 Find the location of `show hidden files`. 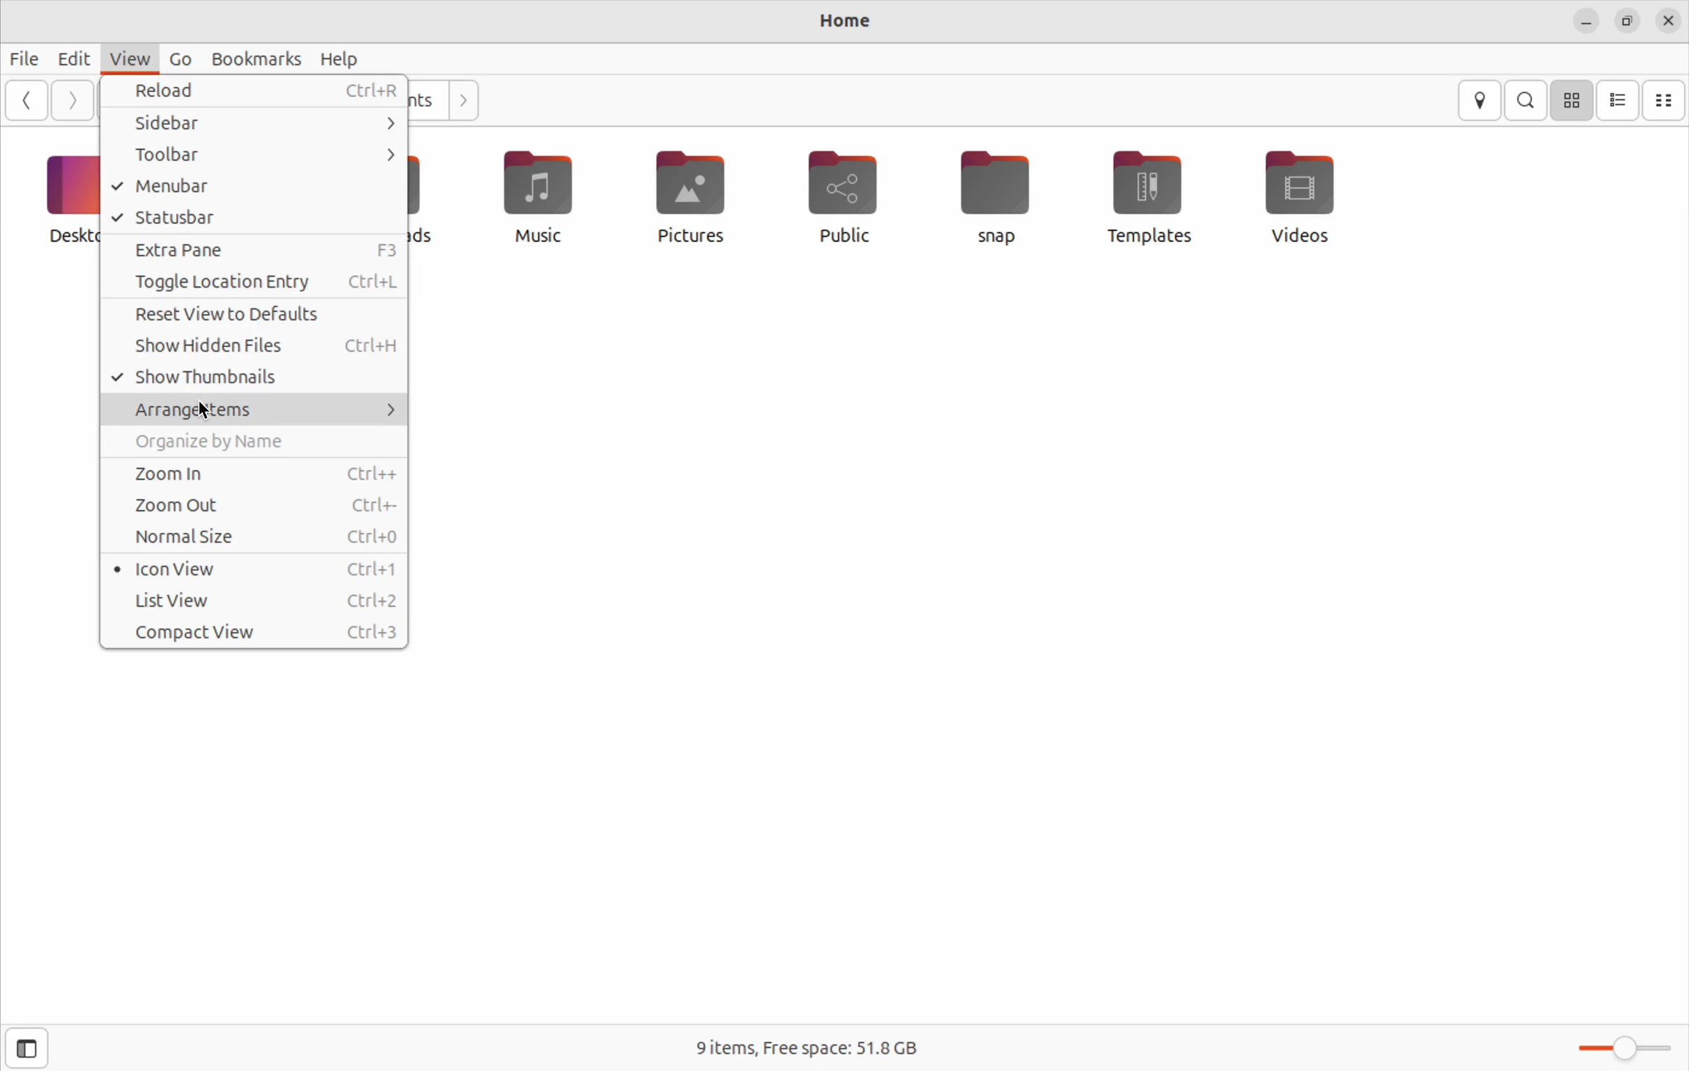

show hidden files is located at coordinates (256, 347).